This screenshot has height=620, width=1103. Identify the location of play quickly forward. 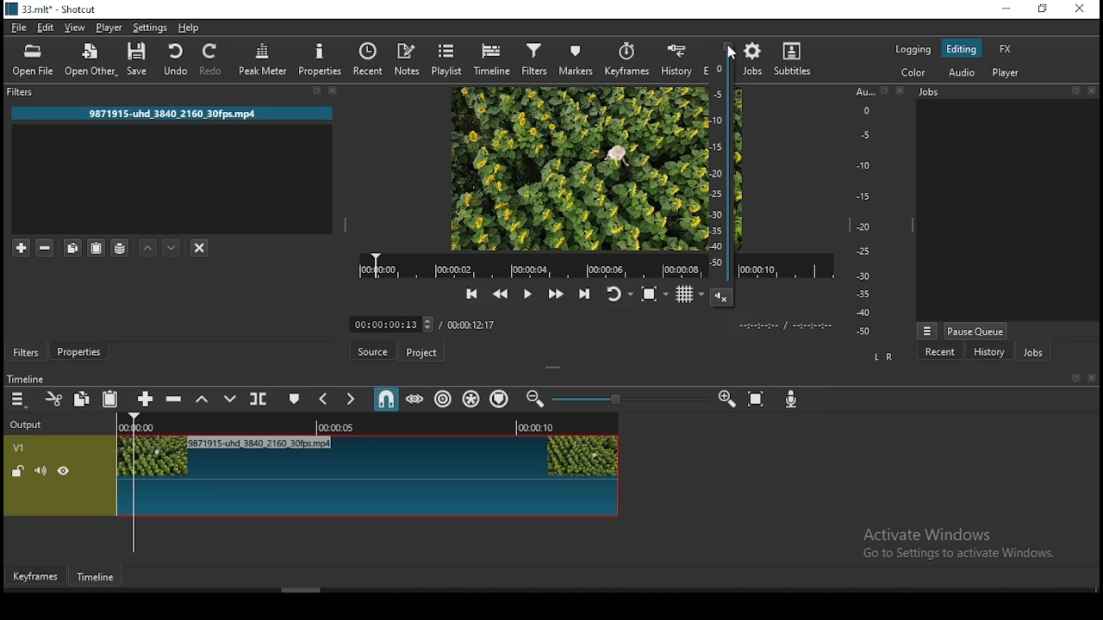
(554, 295).